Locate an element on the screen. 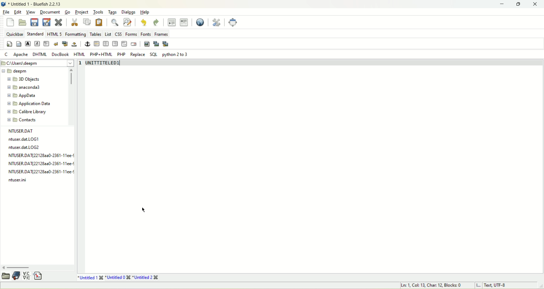  ntuser. dat LOG is located at coordinates (24, 139).